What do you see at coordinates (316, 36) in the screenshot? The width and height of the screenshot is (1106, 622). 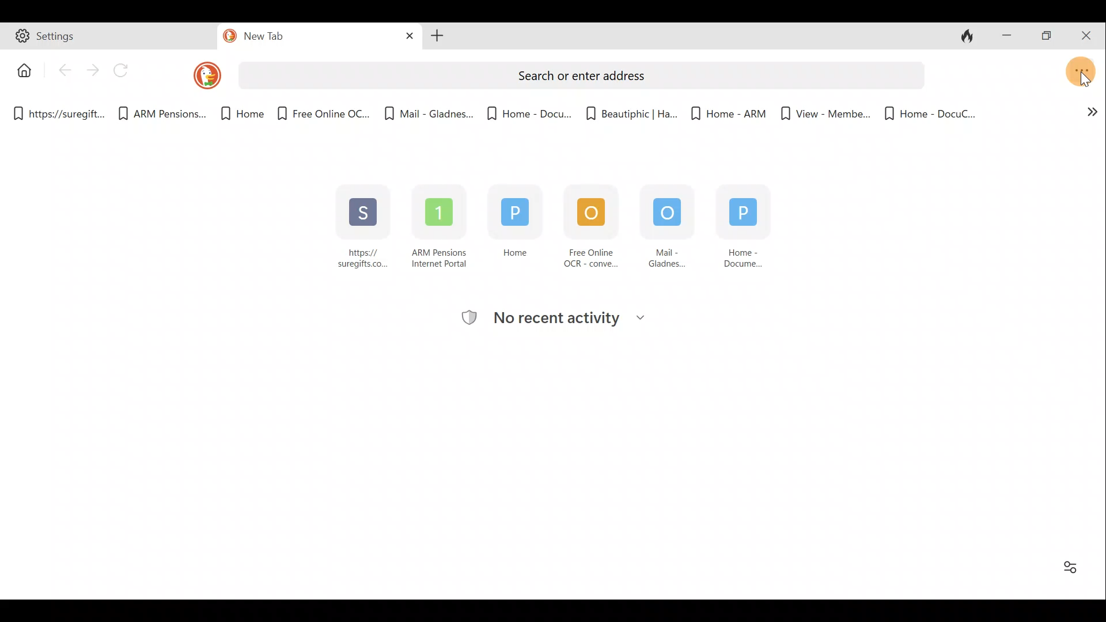 I see `new Tab ` at bounding box center [316, 36].